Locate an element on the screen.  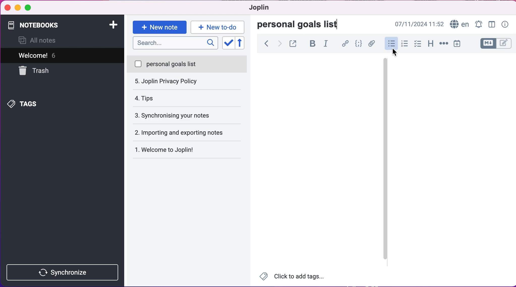
synchronising your notes is located at coordinates (187, 98).